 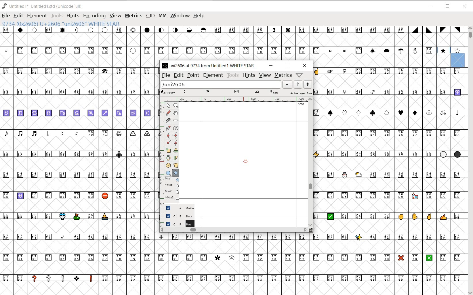 What do you see at coordinates (173, 189) in the screenshot?
I see `OCCURENCES OF EDITING TOOLS ON THE WINDOW` at bounding box center [173, 189].